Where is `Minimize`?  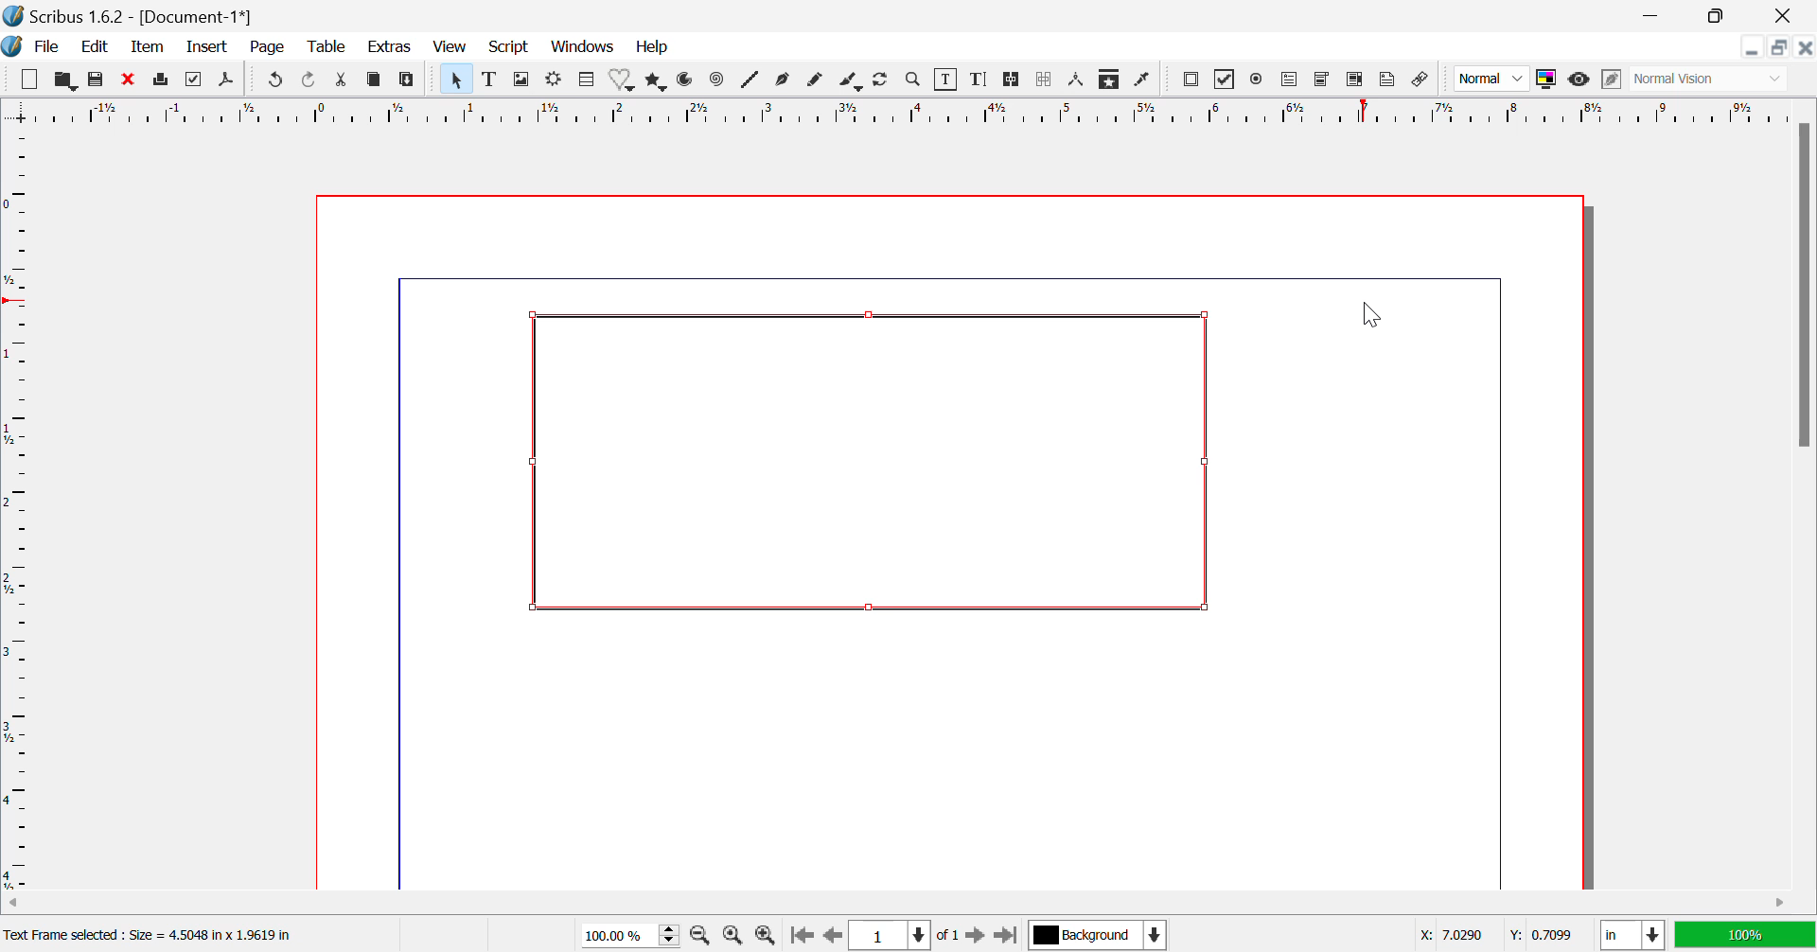 Minimize is located at coordinates (1717, 14).